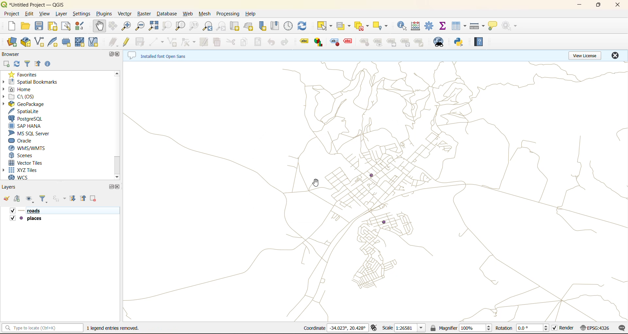 The height and width of the screenshot is (334, 628). Describe the element at coordinates (333, 327) in the screenshot. I see `coordinates` at that location.